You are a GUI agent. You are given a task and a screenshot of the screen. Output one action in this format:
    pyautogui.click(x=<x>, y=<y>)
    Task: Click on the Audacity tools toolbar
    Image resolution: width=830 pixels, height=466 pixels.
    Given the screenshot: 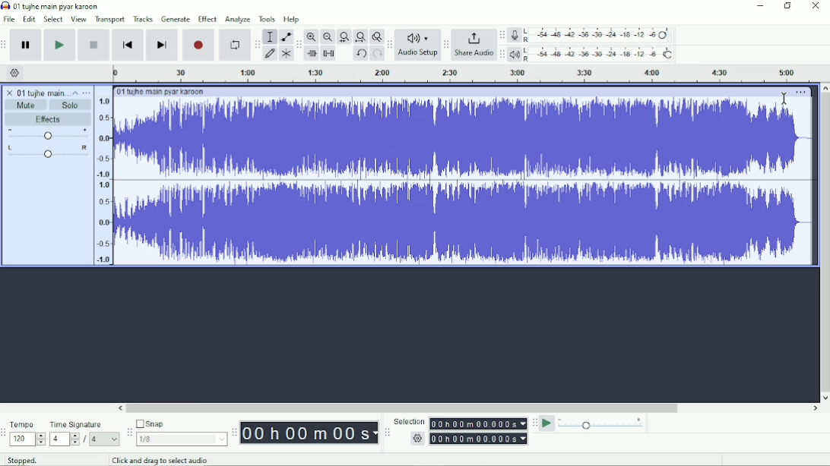 What is the action you would take?
    pyautogui.click(x=257, y=44)
    